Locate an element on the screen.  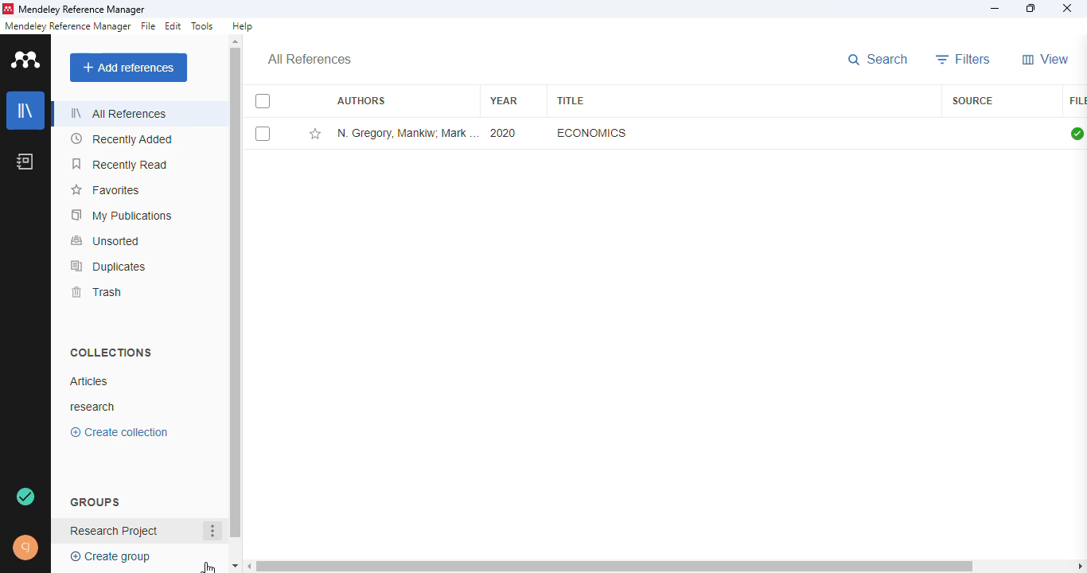
filters is located at coordinates (964, 60).